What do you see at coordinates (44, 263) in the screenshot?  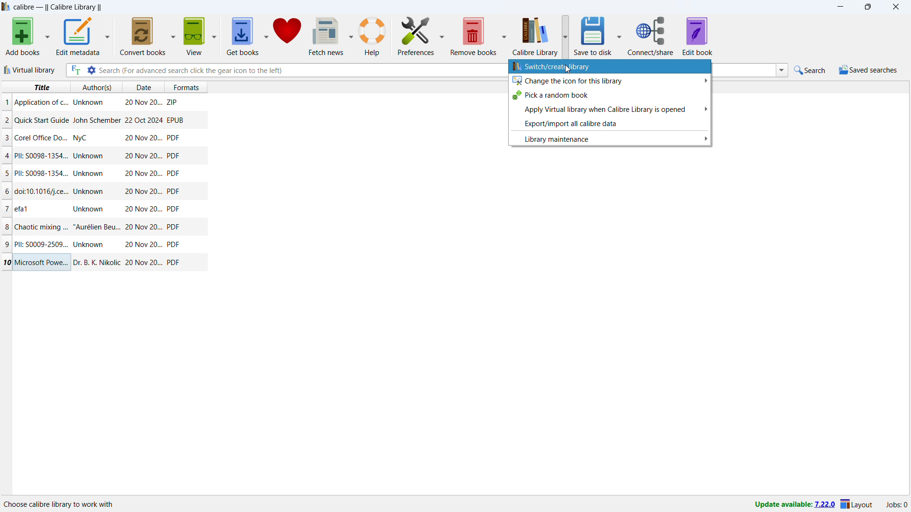 I see `Title` at bounding box center [44, 263].